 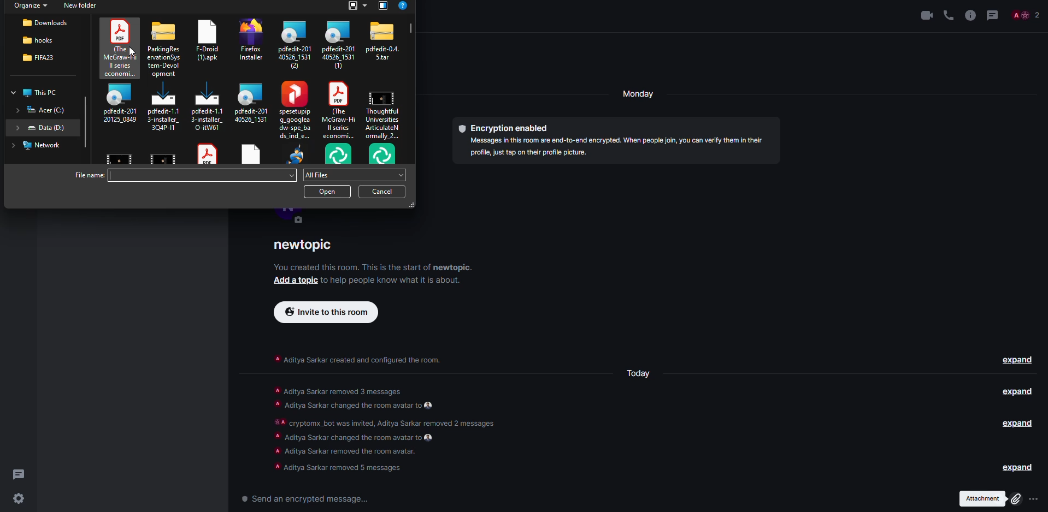 I want to click on invite to this room, so click(x=325, y=313).